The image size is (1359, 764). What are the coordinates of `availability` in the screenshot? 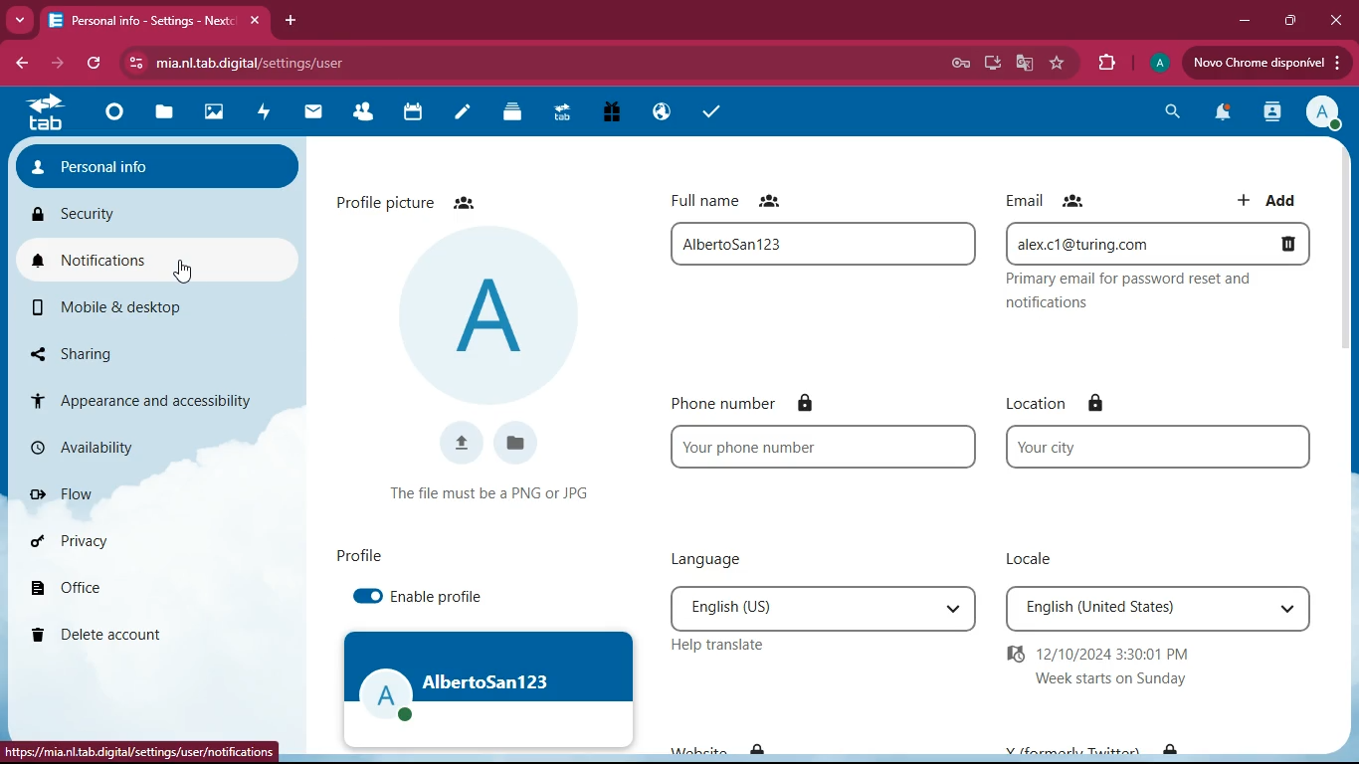 It's located at (85, 448).